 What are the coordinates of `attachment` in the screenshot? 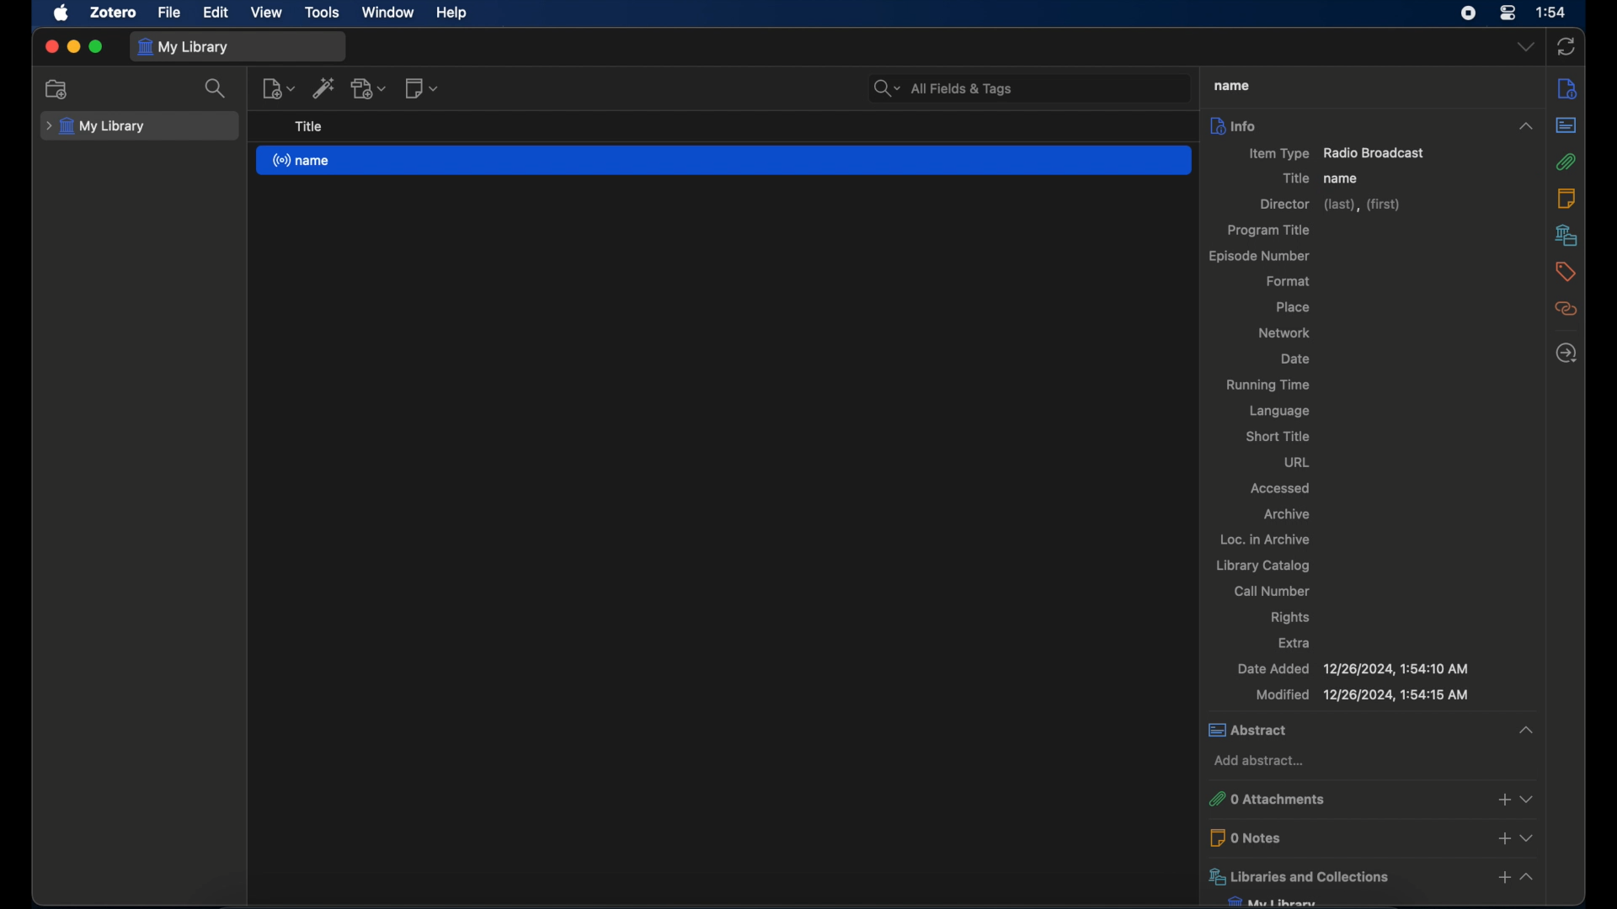 It's located at (1567, 162).